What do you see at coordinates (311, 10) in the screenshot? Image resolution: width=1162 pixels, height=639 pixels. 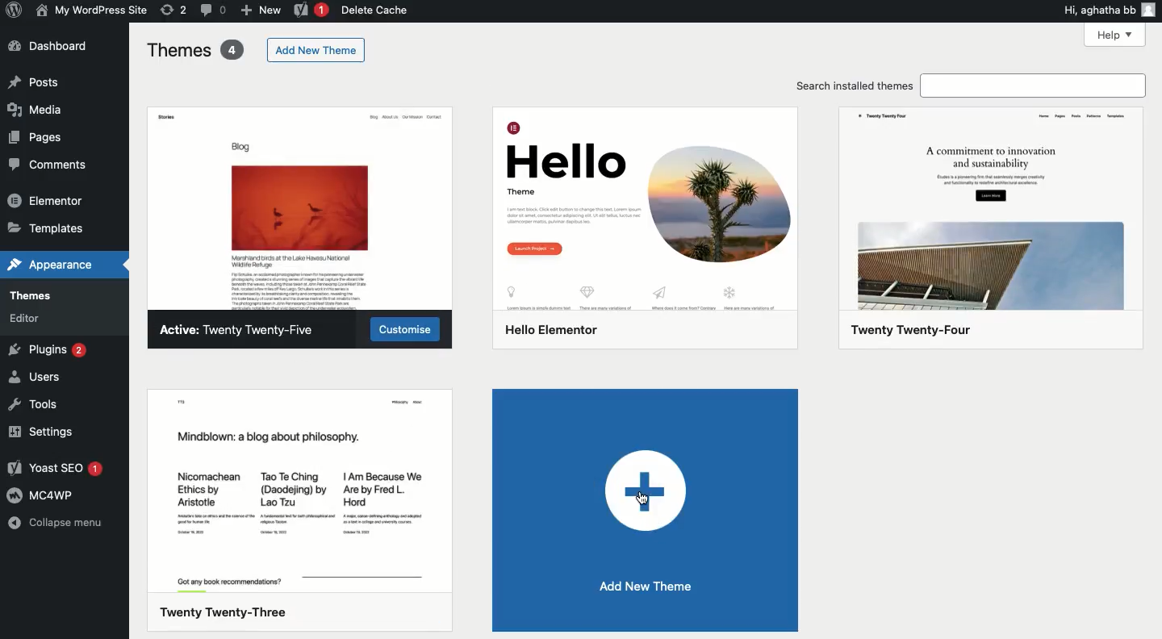 I see `Yoast 1` at bounding box center [311, 10].